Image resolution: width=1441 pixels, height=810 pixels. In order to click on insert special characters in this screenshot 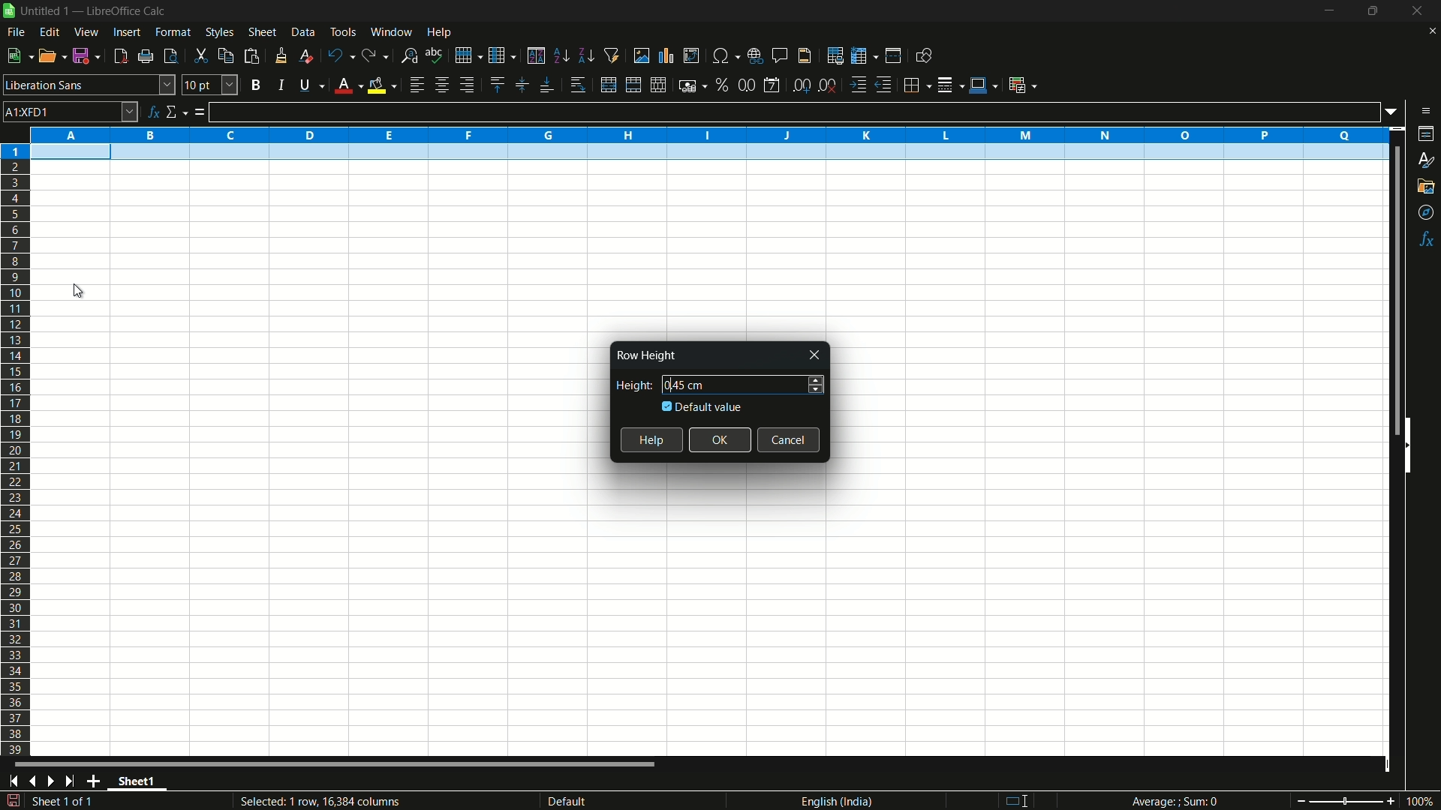, I will do `click(725, 55)`.